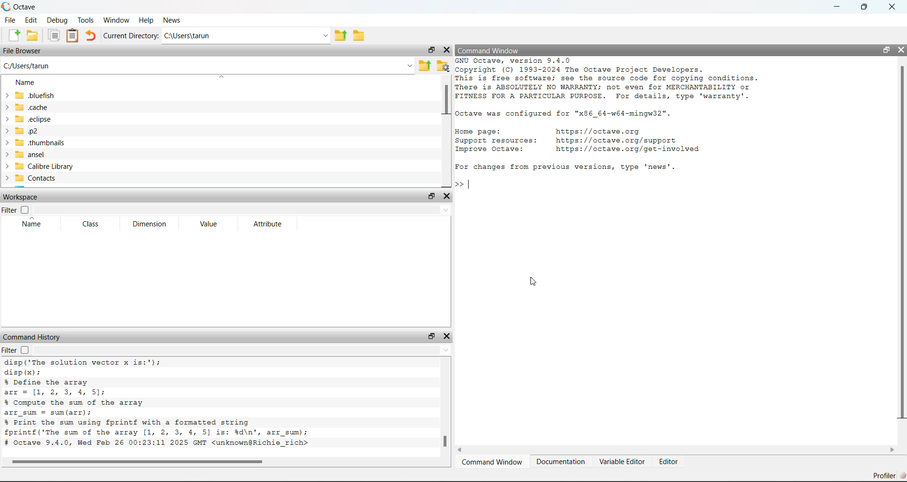 The image size is (907, 482). I want to click on New line, so click(459, 184).